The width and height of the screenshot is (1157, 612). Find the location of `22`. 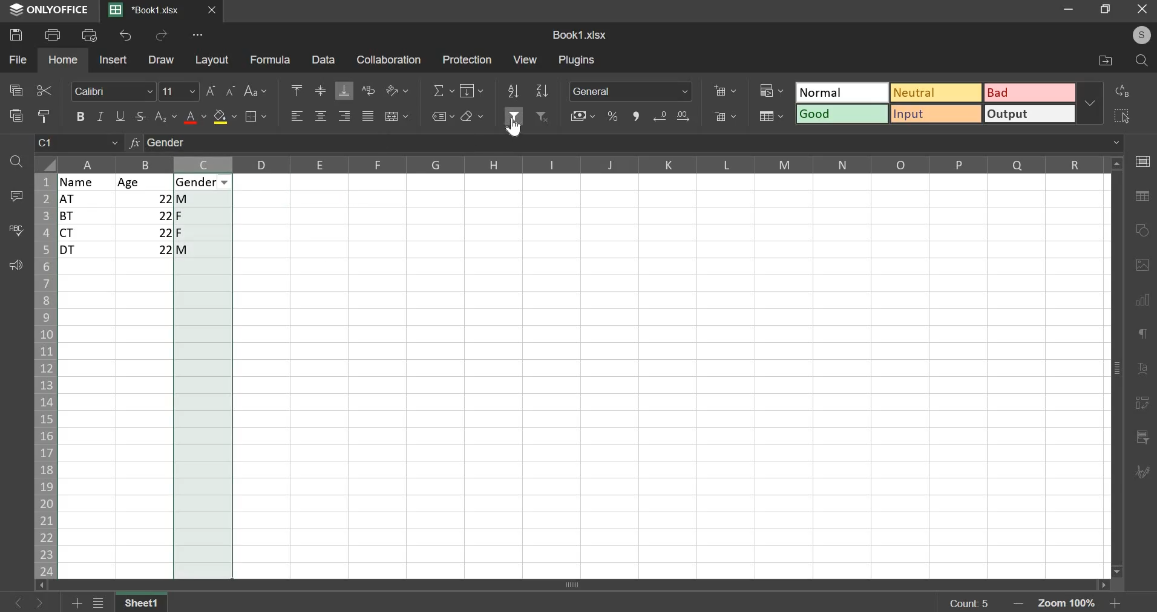

22 is located at coordinates (146, 232).